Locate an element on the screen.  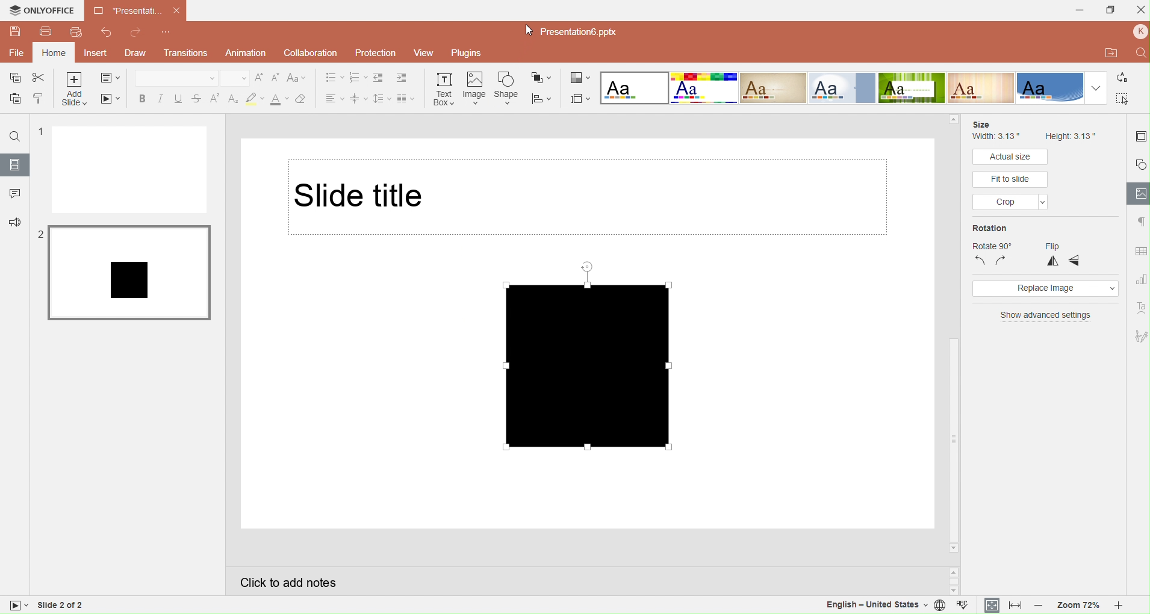
Cut is located at coordinates (40, 78).